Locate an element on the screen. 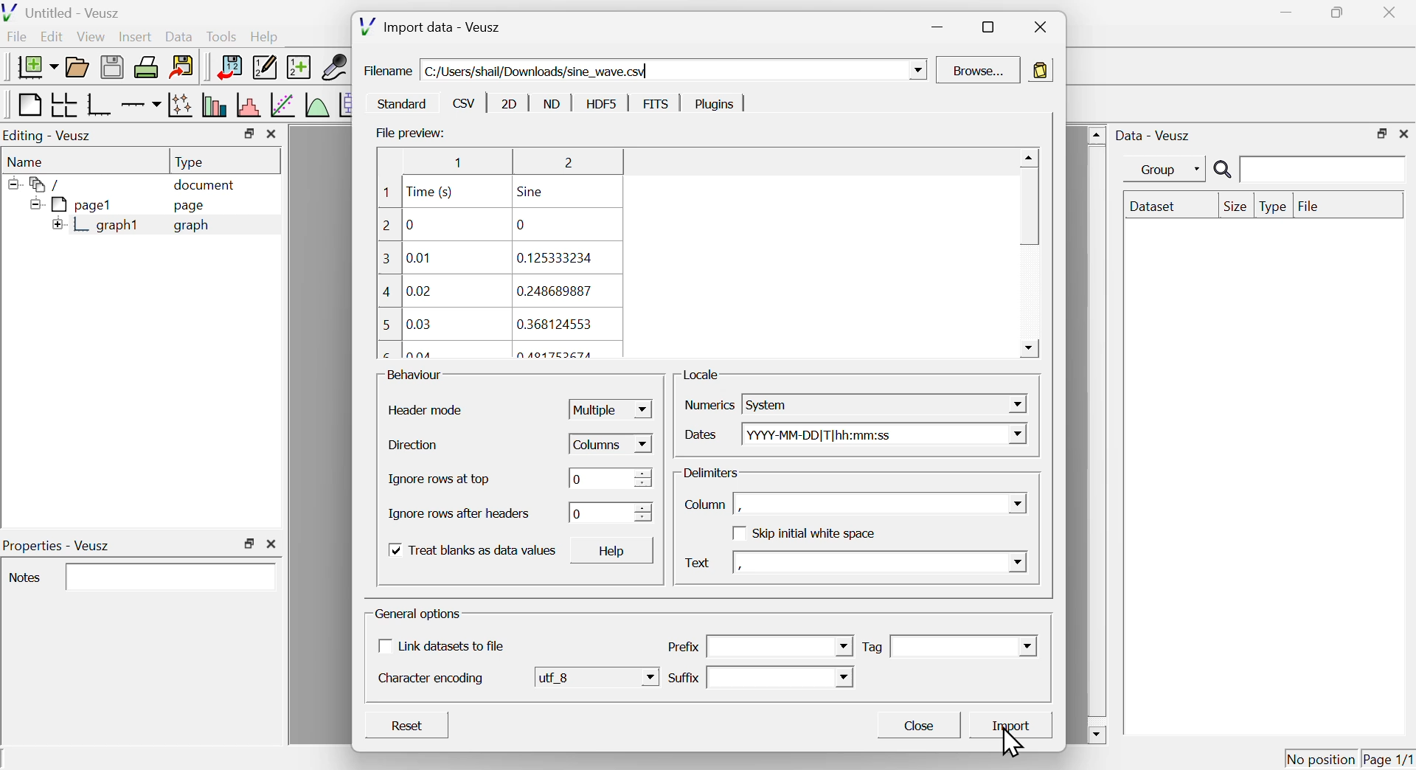 This screenshot has width=1416, height=770. plot points with lines and errorbars is located at coordinates (180, 105).